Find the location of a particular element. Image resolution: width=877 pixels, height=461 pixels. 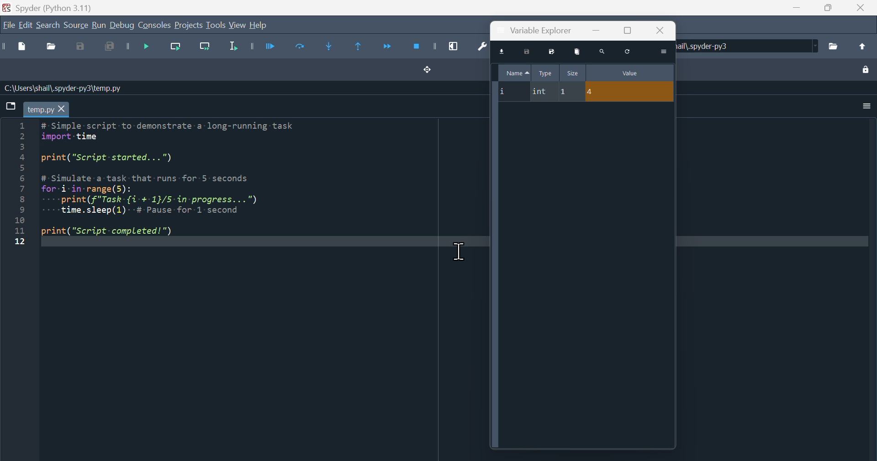

Lock unlock button is located at coordinates (866, 69).